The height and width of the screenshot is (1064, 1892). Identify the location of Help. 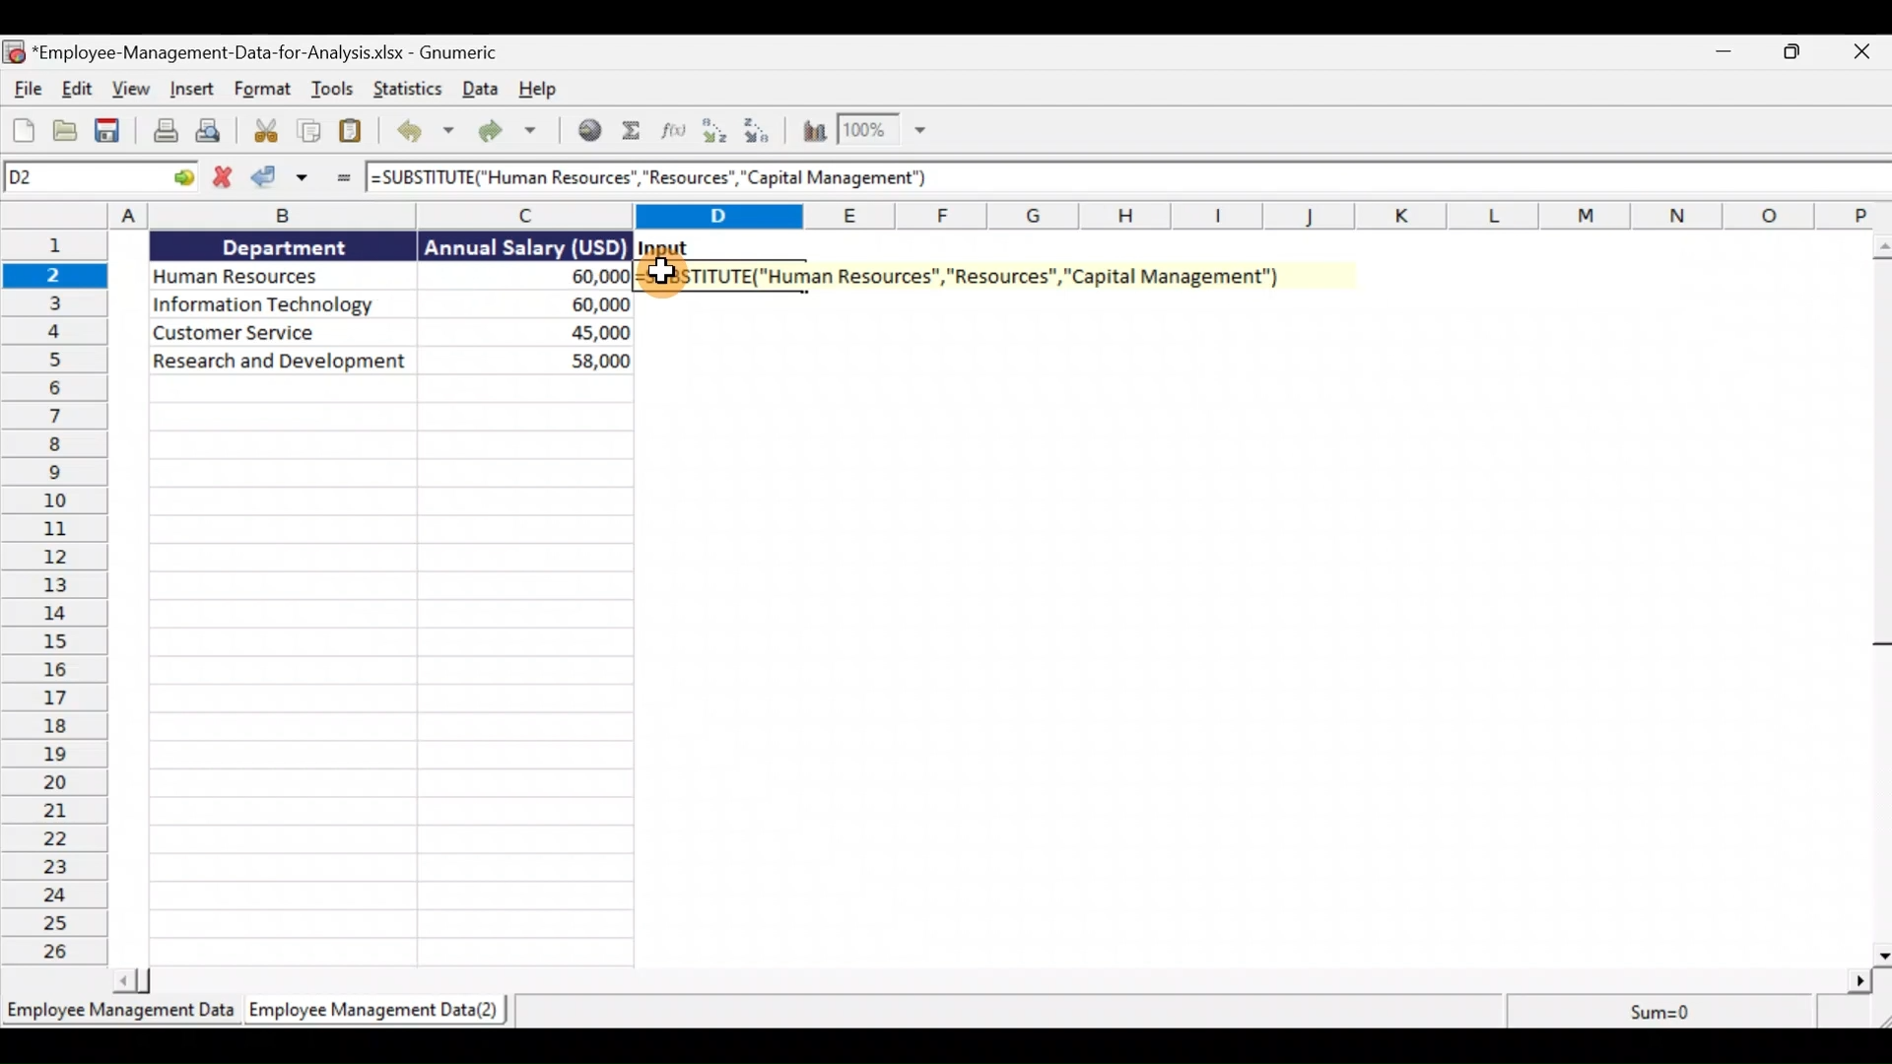
(543, 90).